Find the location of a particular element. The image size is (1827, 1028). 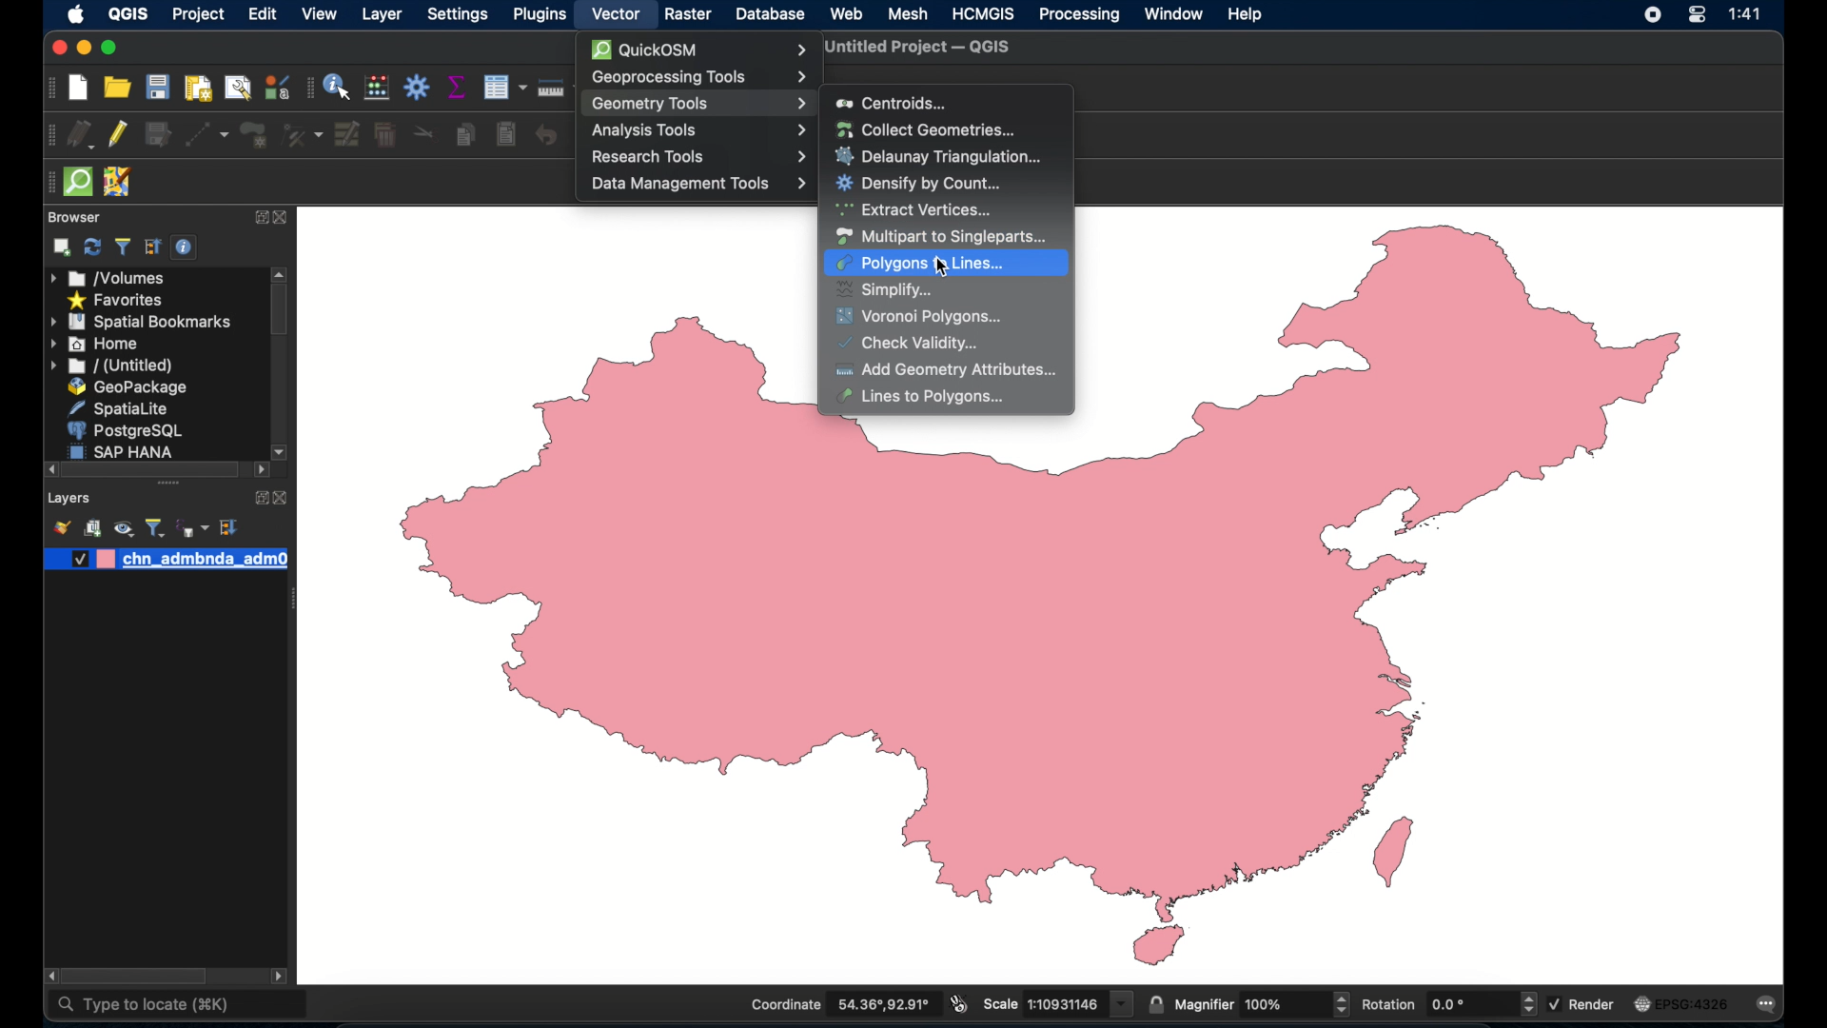

mesh is located at coordinates (909, 13).